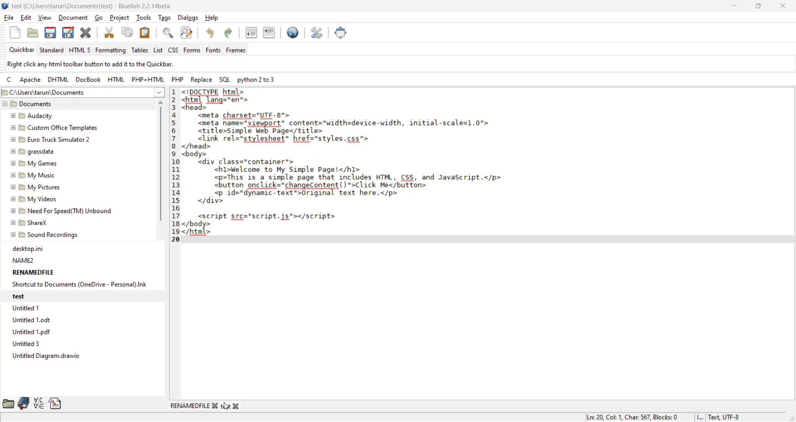 Image resolution: width=796 pixels, height=422 pixels. I want to click on c, so click(10, 80).